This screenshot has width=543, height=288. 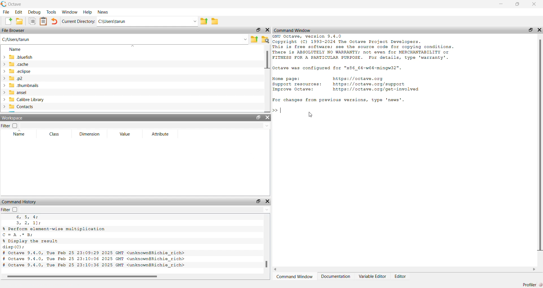 I want to click on eclipse, so click(x=17, y=71).